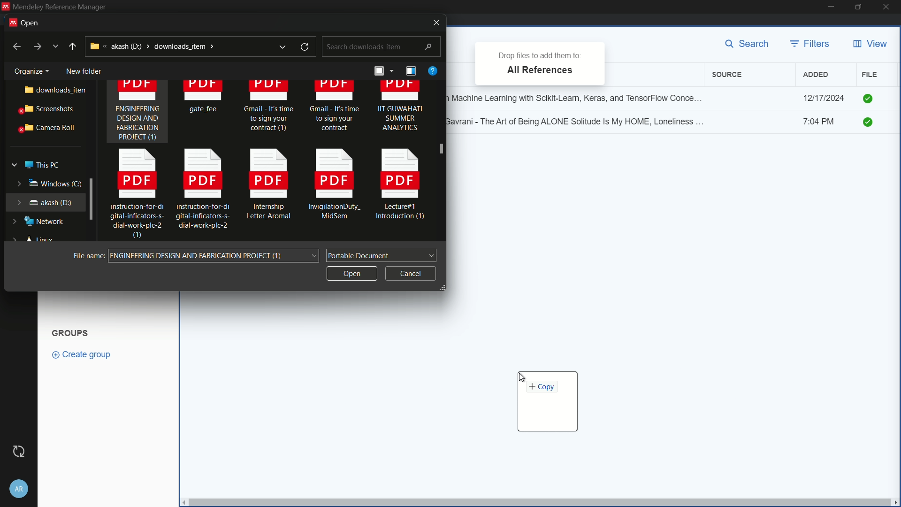 The height and width of the screenshot is (507, 901). I want to click on Organize, so click(28, 69).